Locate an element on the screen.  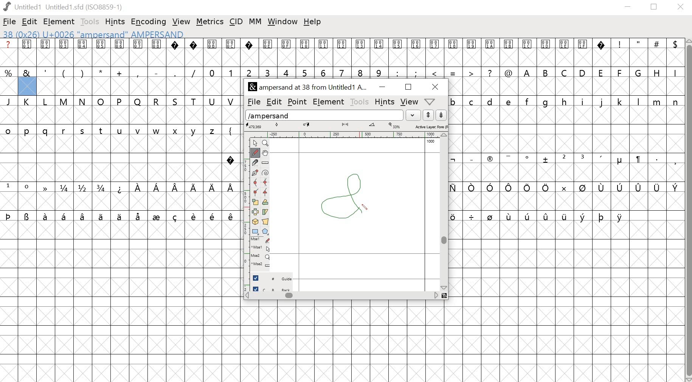
K is located at coordinates (28, 102).